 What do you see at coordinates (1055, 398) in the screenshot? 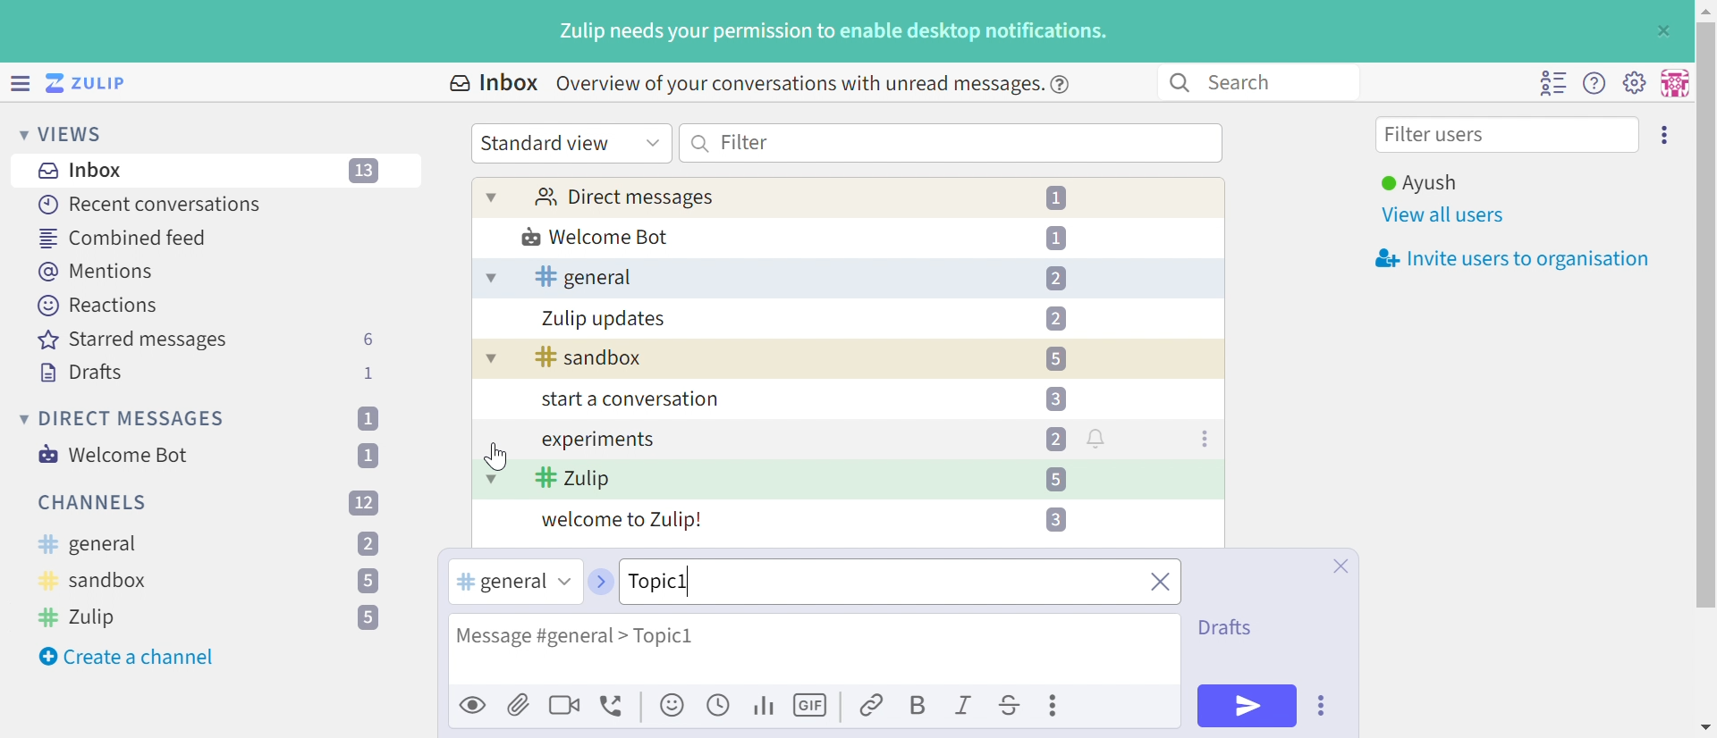
I see `3` at bounding box center [1055, 398].